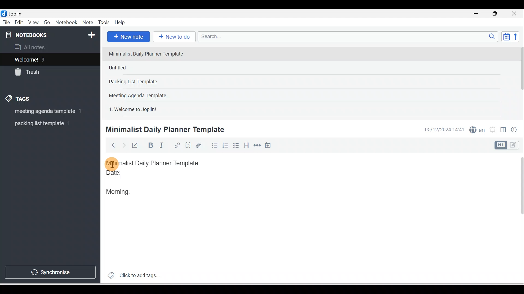 The image size is (524, 294). What do you see at coordinates (350, 36) in the screenshot?
I see `Search bar` at bounding box center [350, 36].